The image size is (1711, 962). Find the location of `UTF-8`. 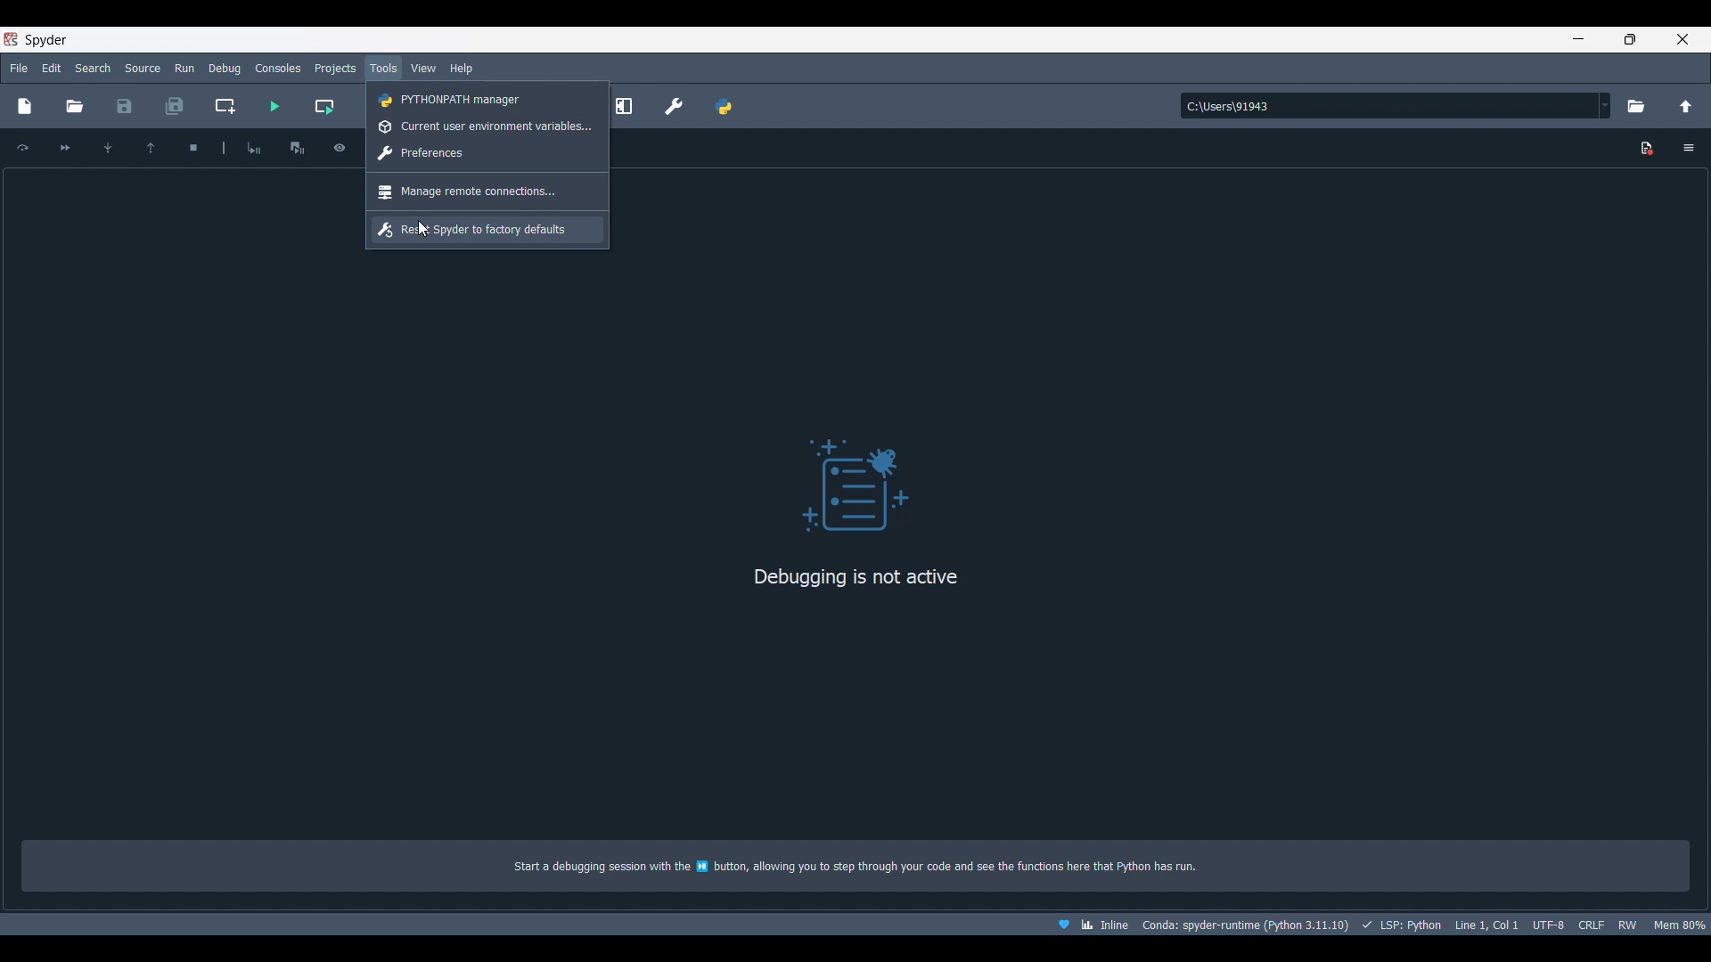

UTF-8 is located at coordinates (1548, 923).